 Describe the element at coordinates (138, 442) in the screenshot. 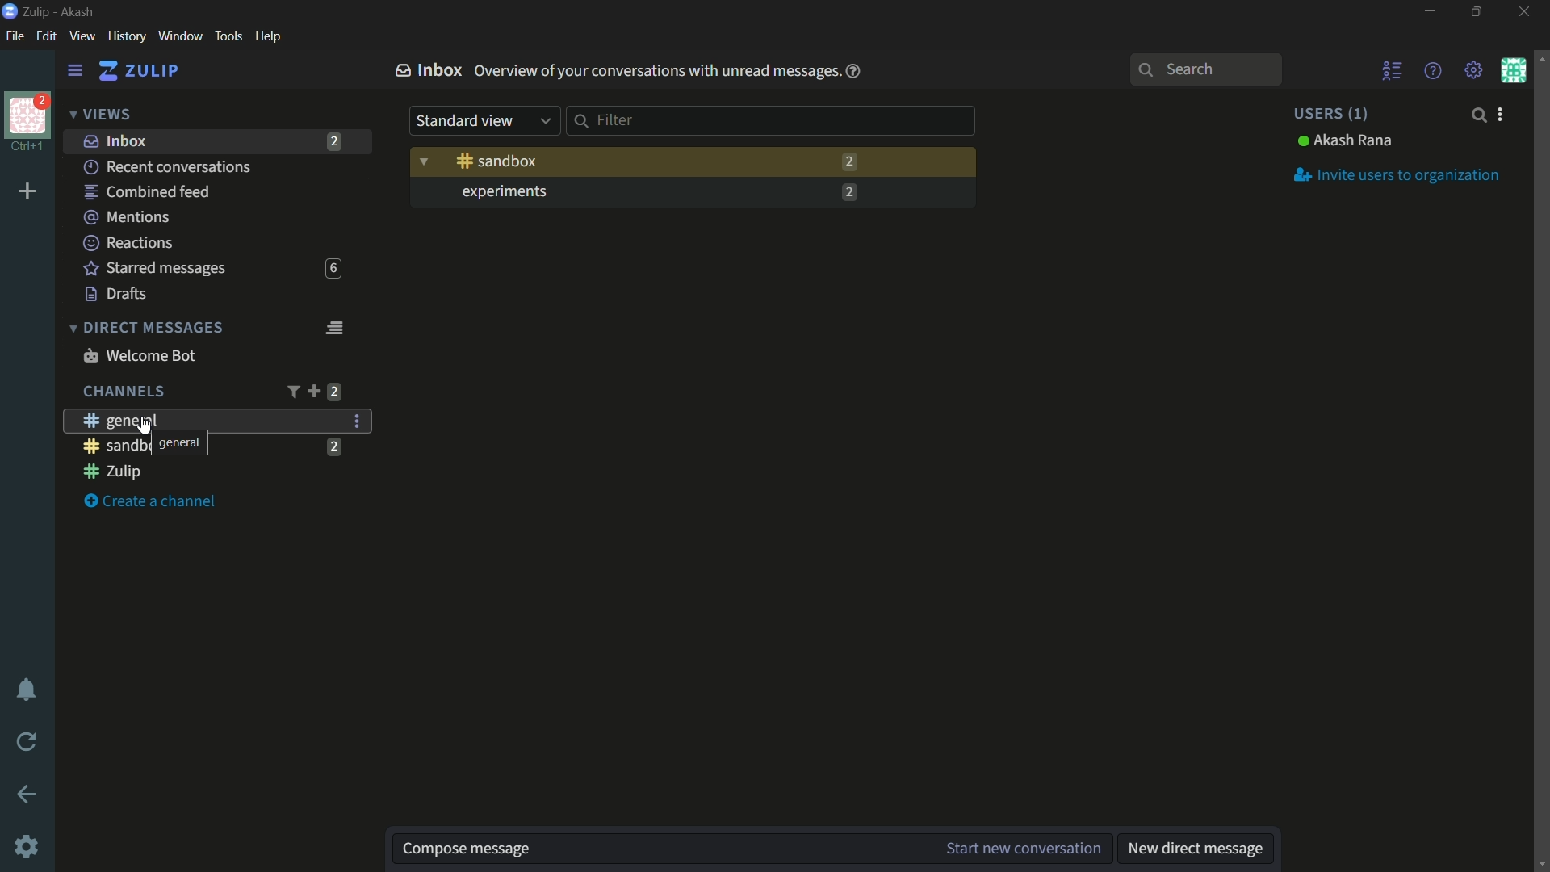

I see `general` at that location.